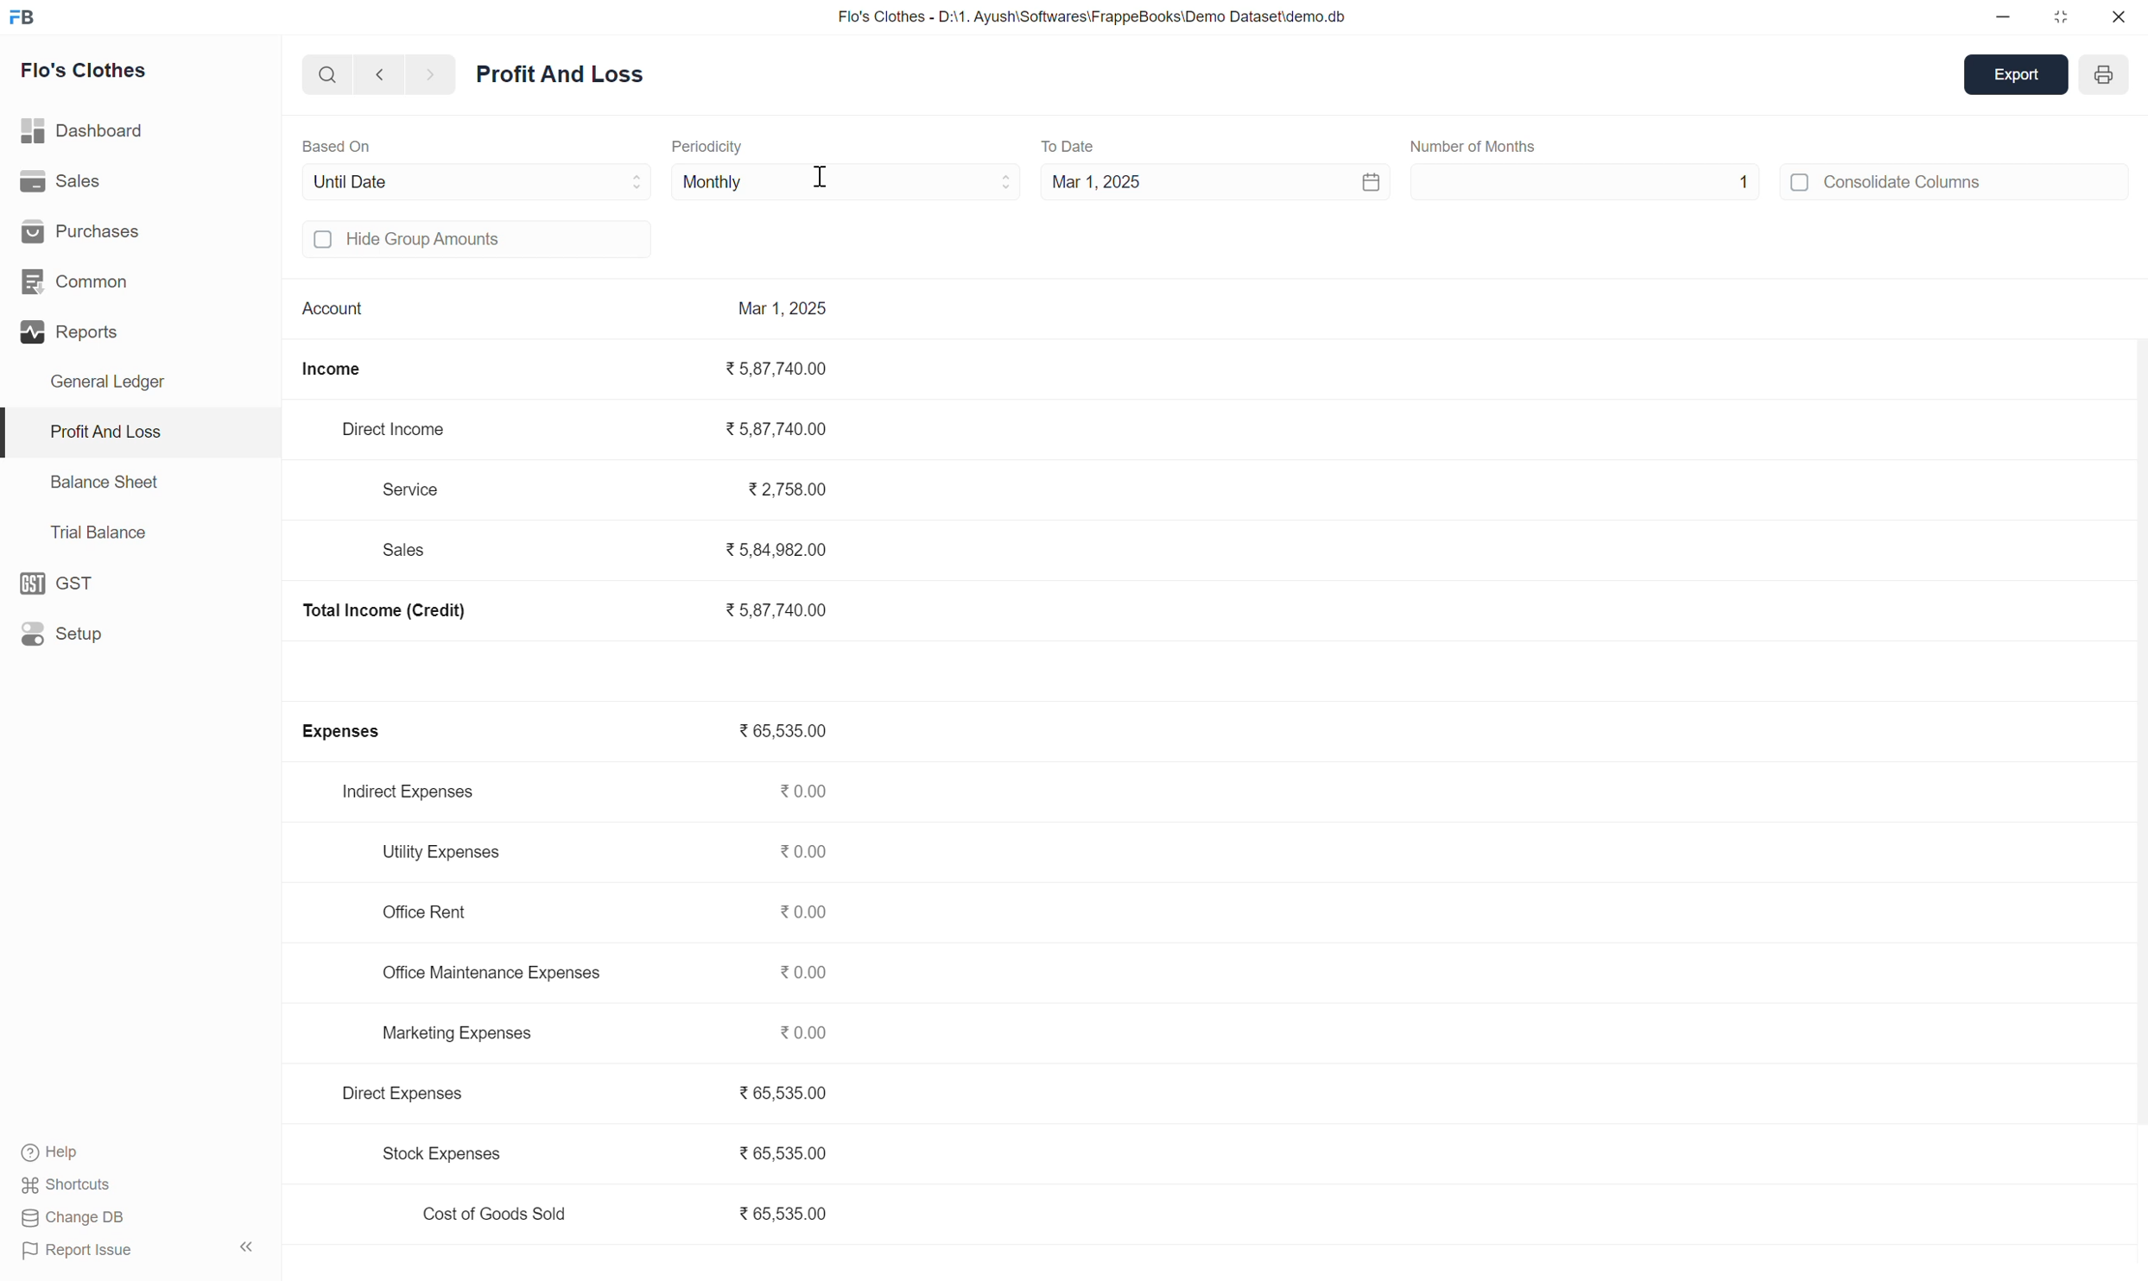 The height and width of the screenshot is (1281, 2148). Describe the element at coordinates (789, 429) in the screenshot. I see `₹5,87,740.00` at that location.